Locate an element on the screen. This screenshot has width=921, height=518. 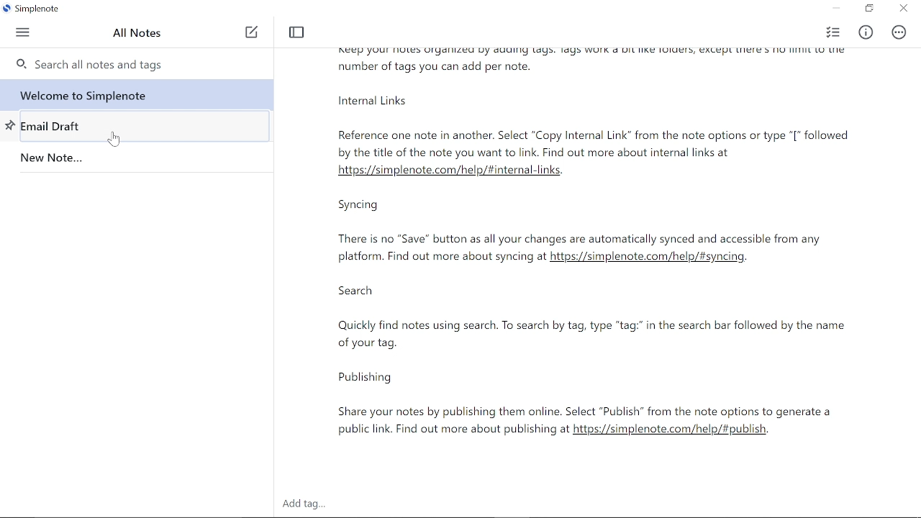
Note titled "Welcome to simplenote" is located at coordinates (140, 94).